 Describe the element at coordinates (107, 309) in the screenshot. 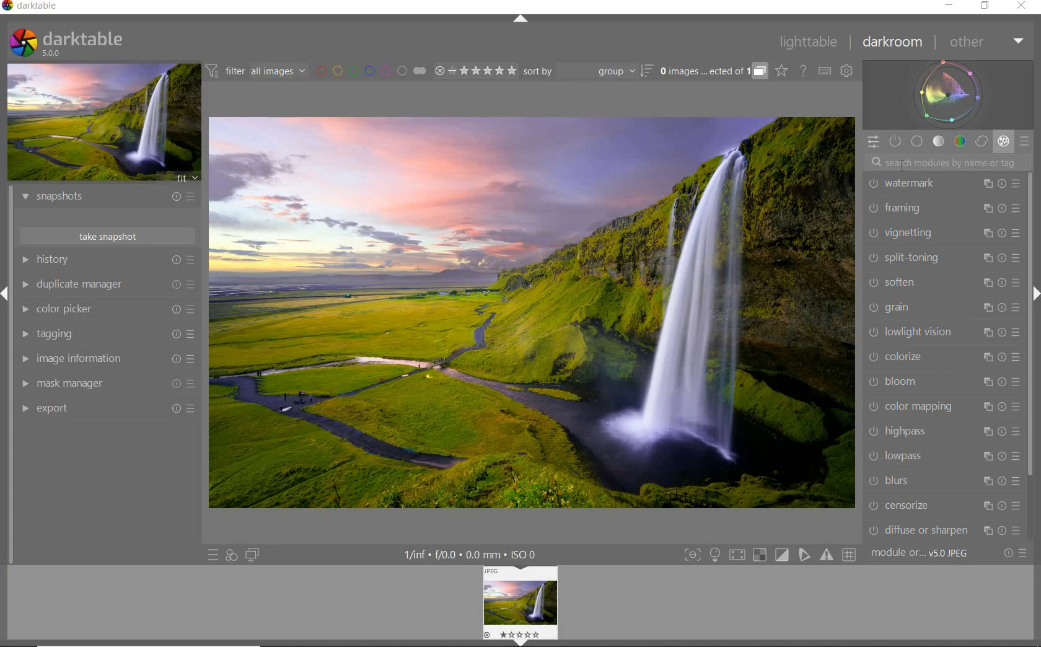

I see `color picker` at that location.